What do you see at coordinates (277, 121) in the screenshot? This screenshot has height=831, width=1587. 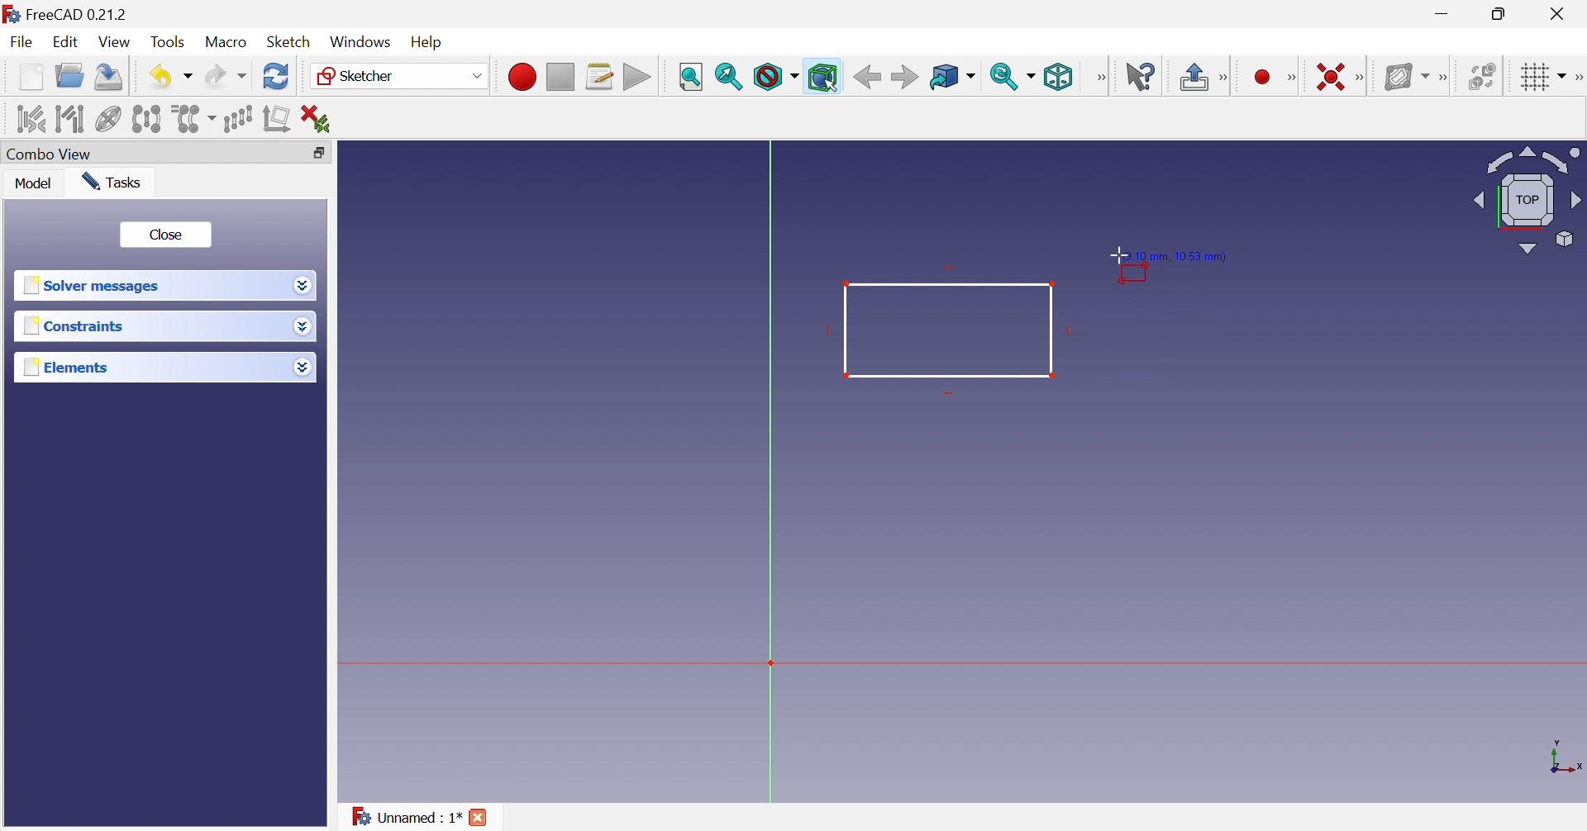 I see `Remove axes alignment` at bounding box center [277, 121].